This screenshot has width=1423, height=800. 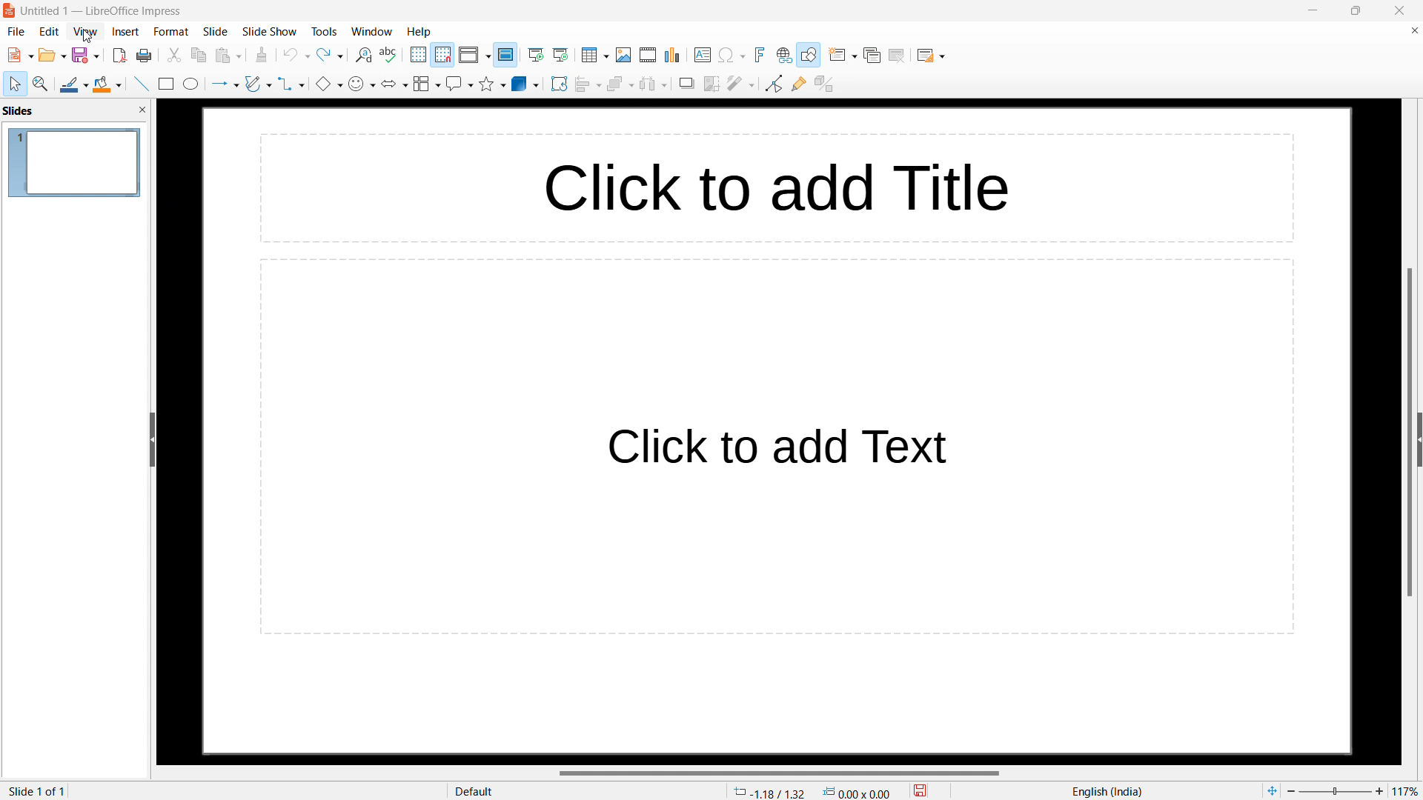 I want to click on vertical scrollbar, so click(x=1407, y=433).